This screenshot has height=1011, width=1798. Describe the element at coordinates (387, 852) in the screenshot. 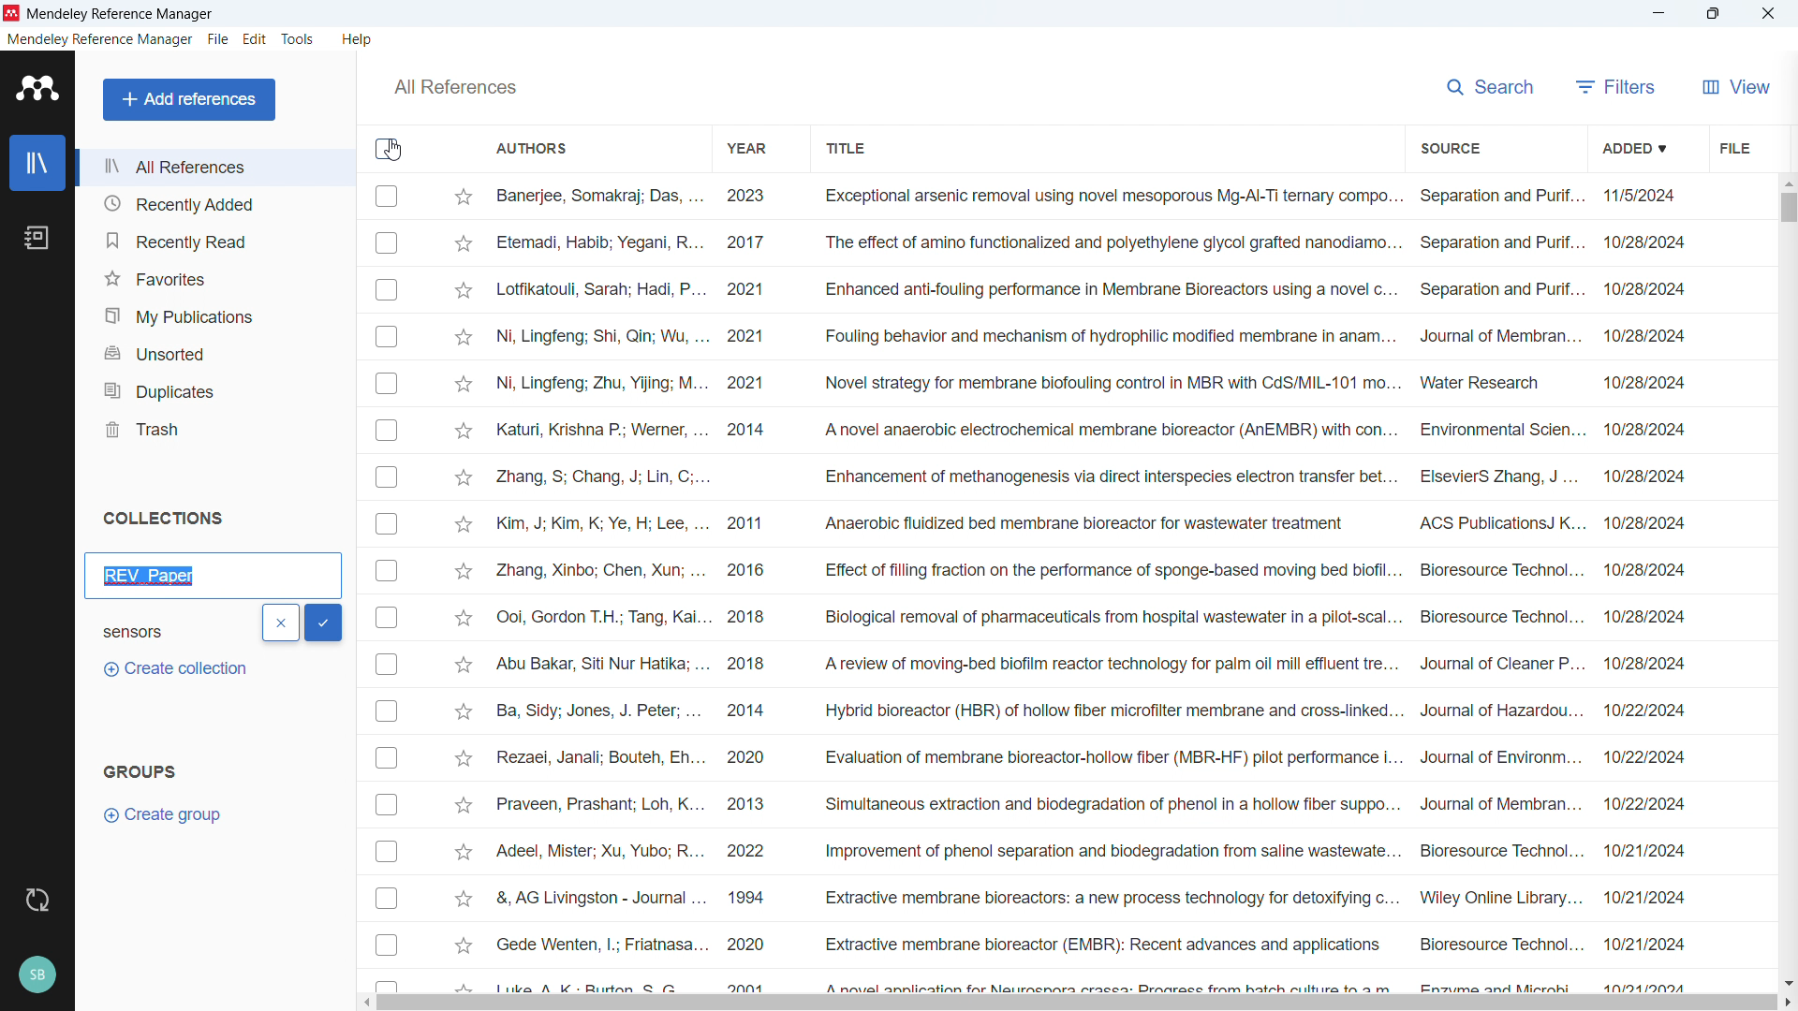

I see `Select respective publication` at that location.